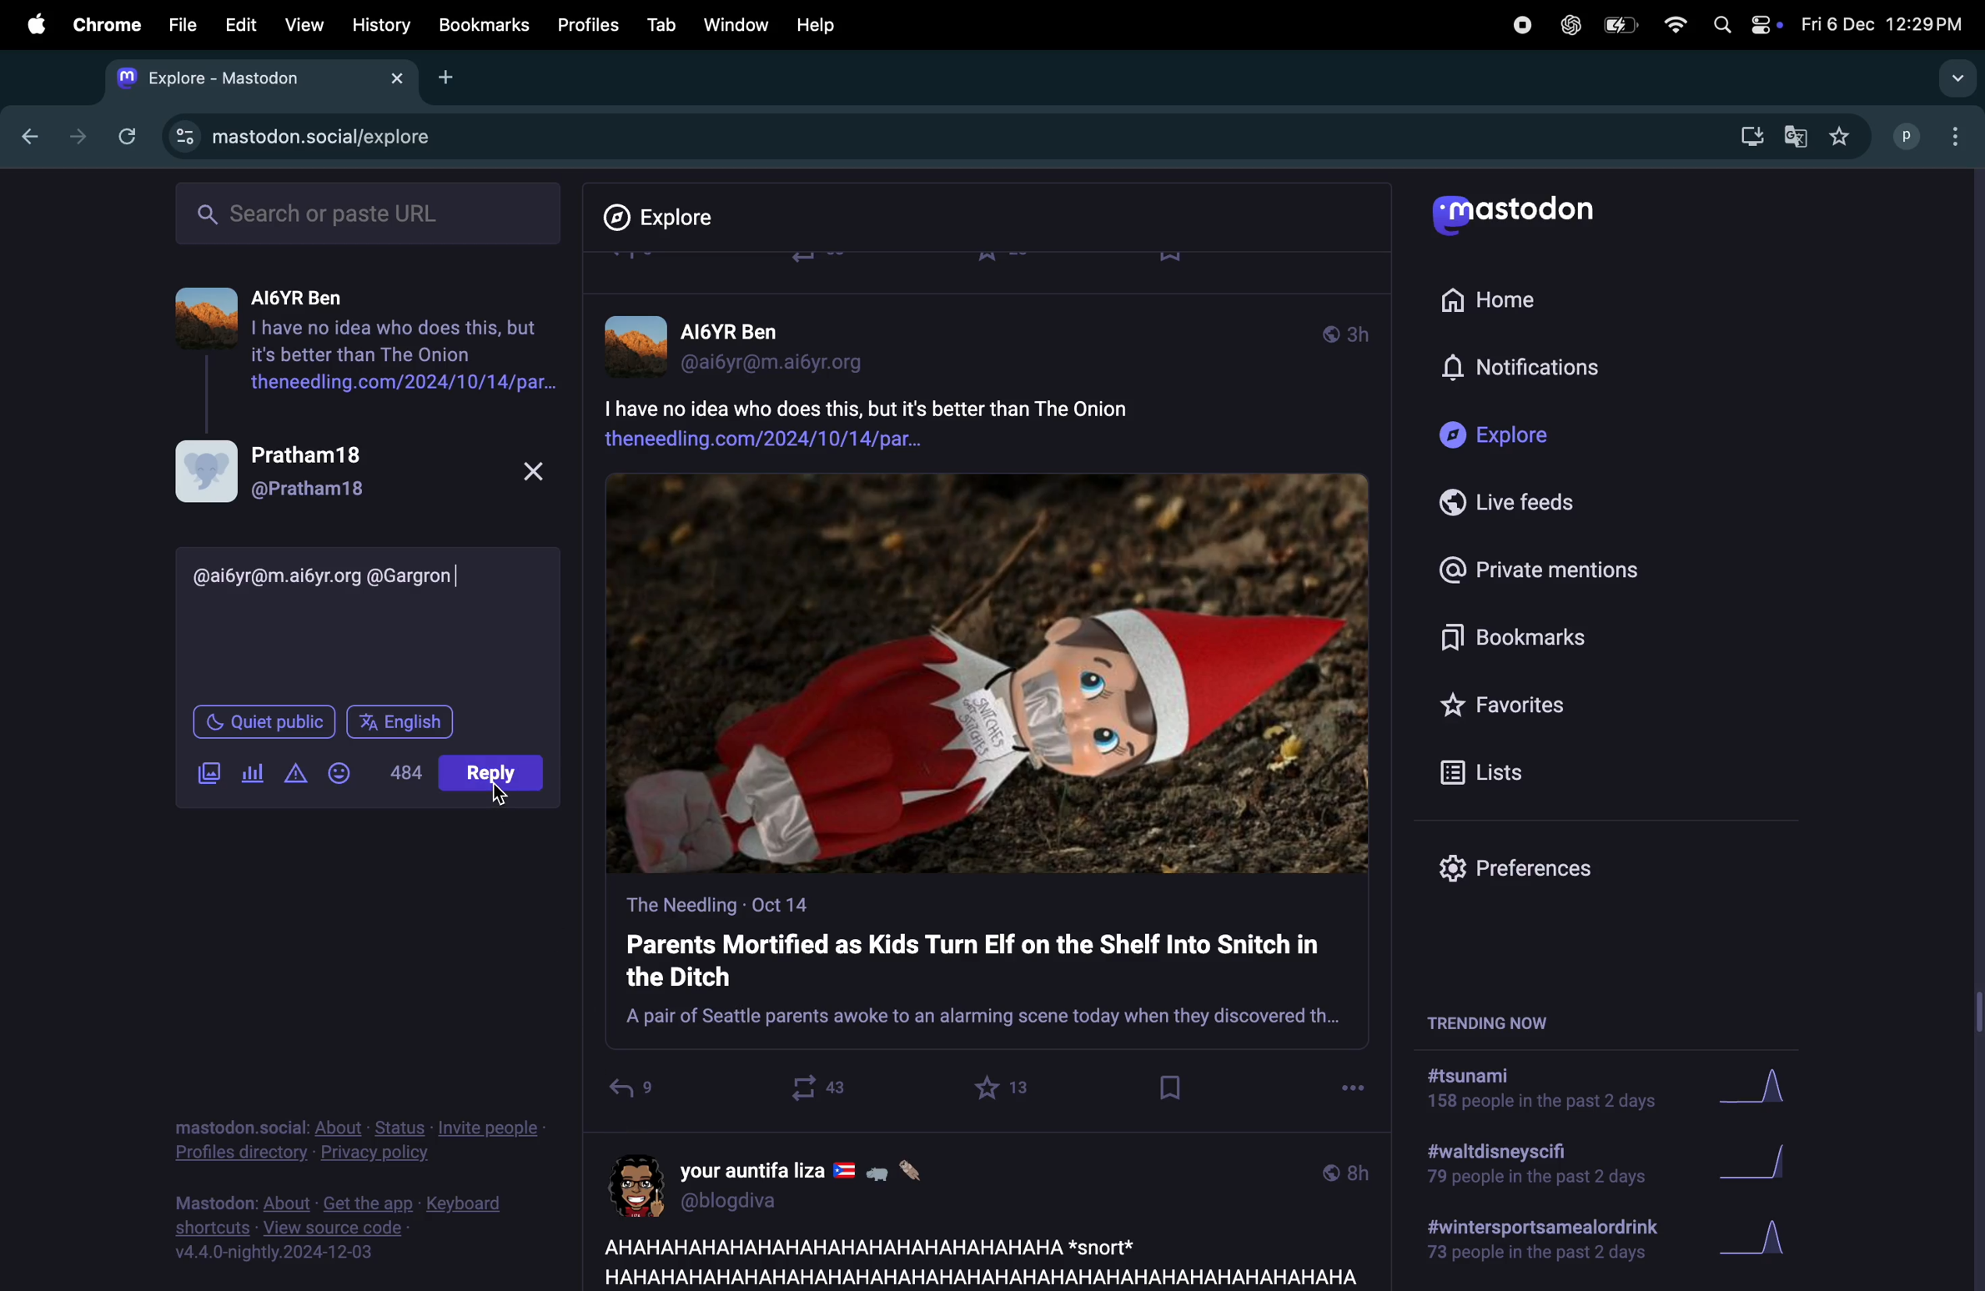 This screenshot has height=1291, width=1985. Describe the element at coordinates (1345, 1171) in the screenshot. I see `time` at that location.